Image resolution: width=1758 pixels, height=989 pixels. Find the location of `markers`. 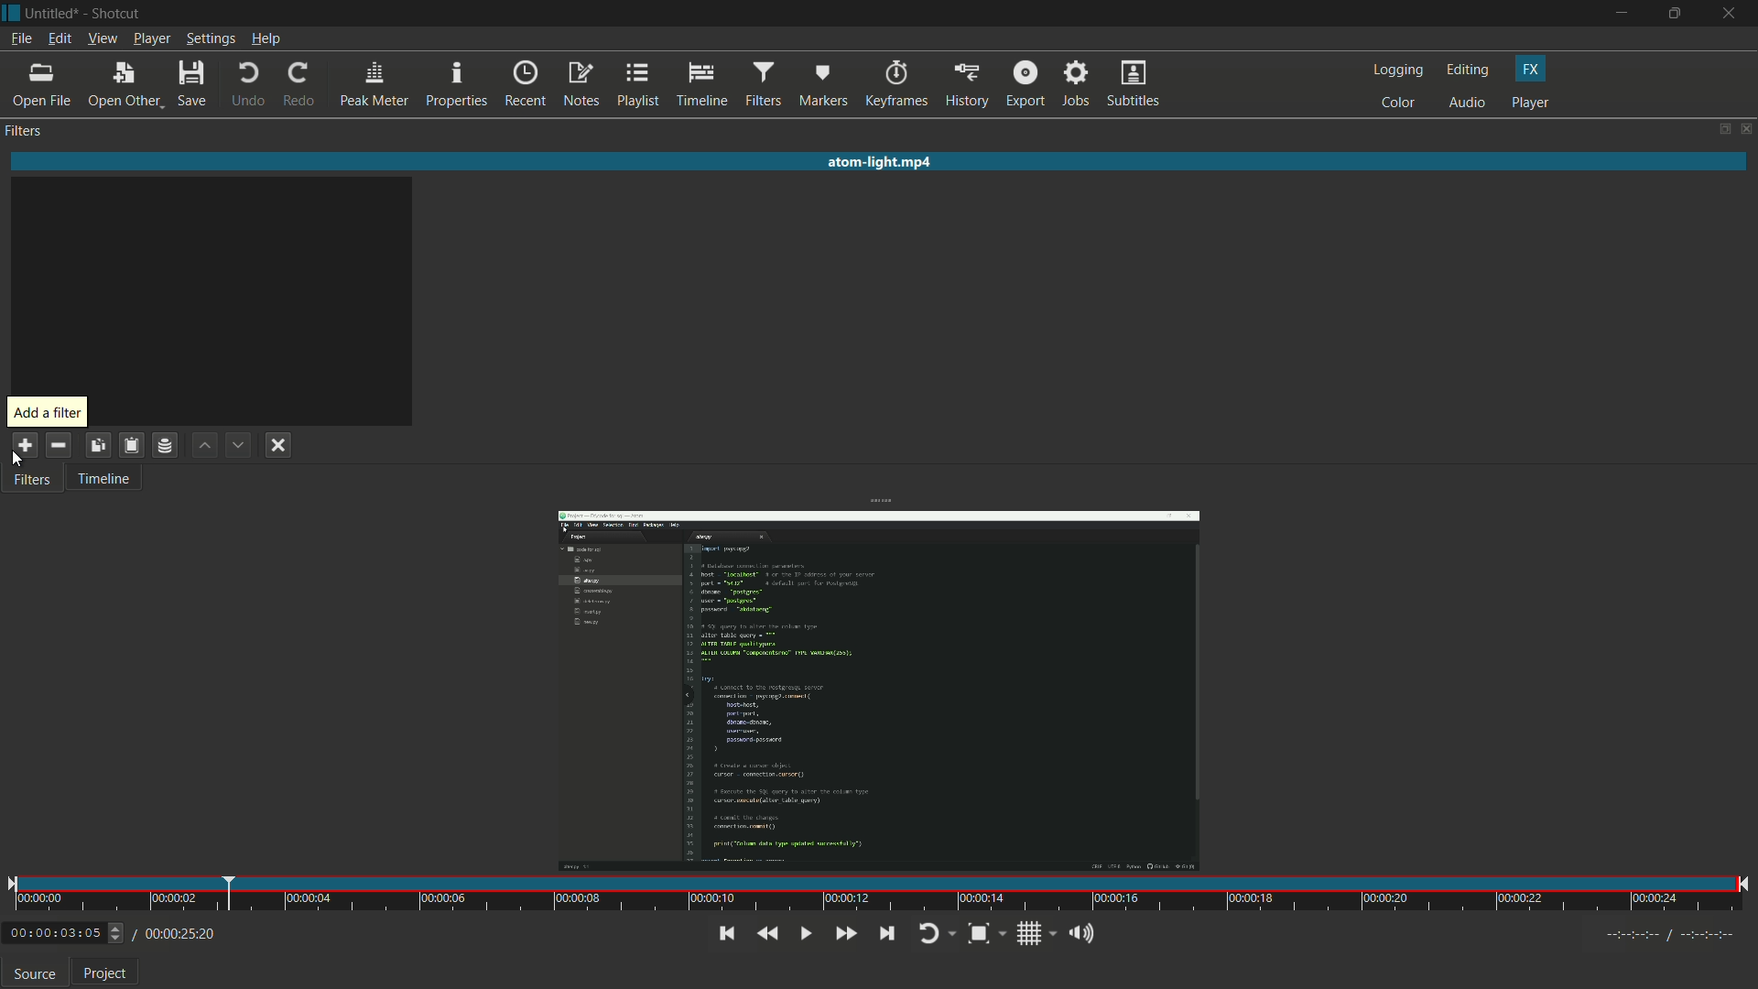

markers is located at coordinates (825, 85).